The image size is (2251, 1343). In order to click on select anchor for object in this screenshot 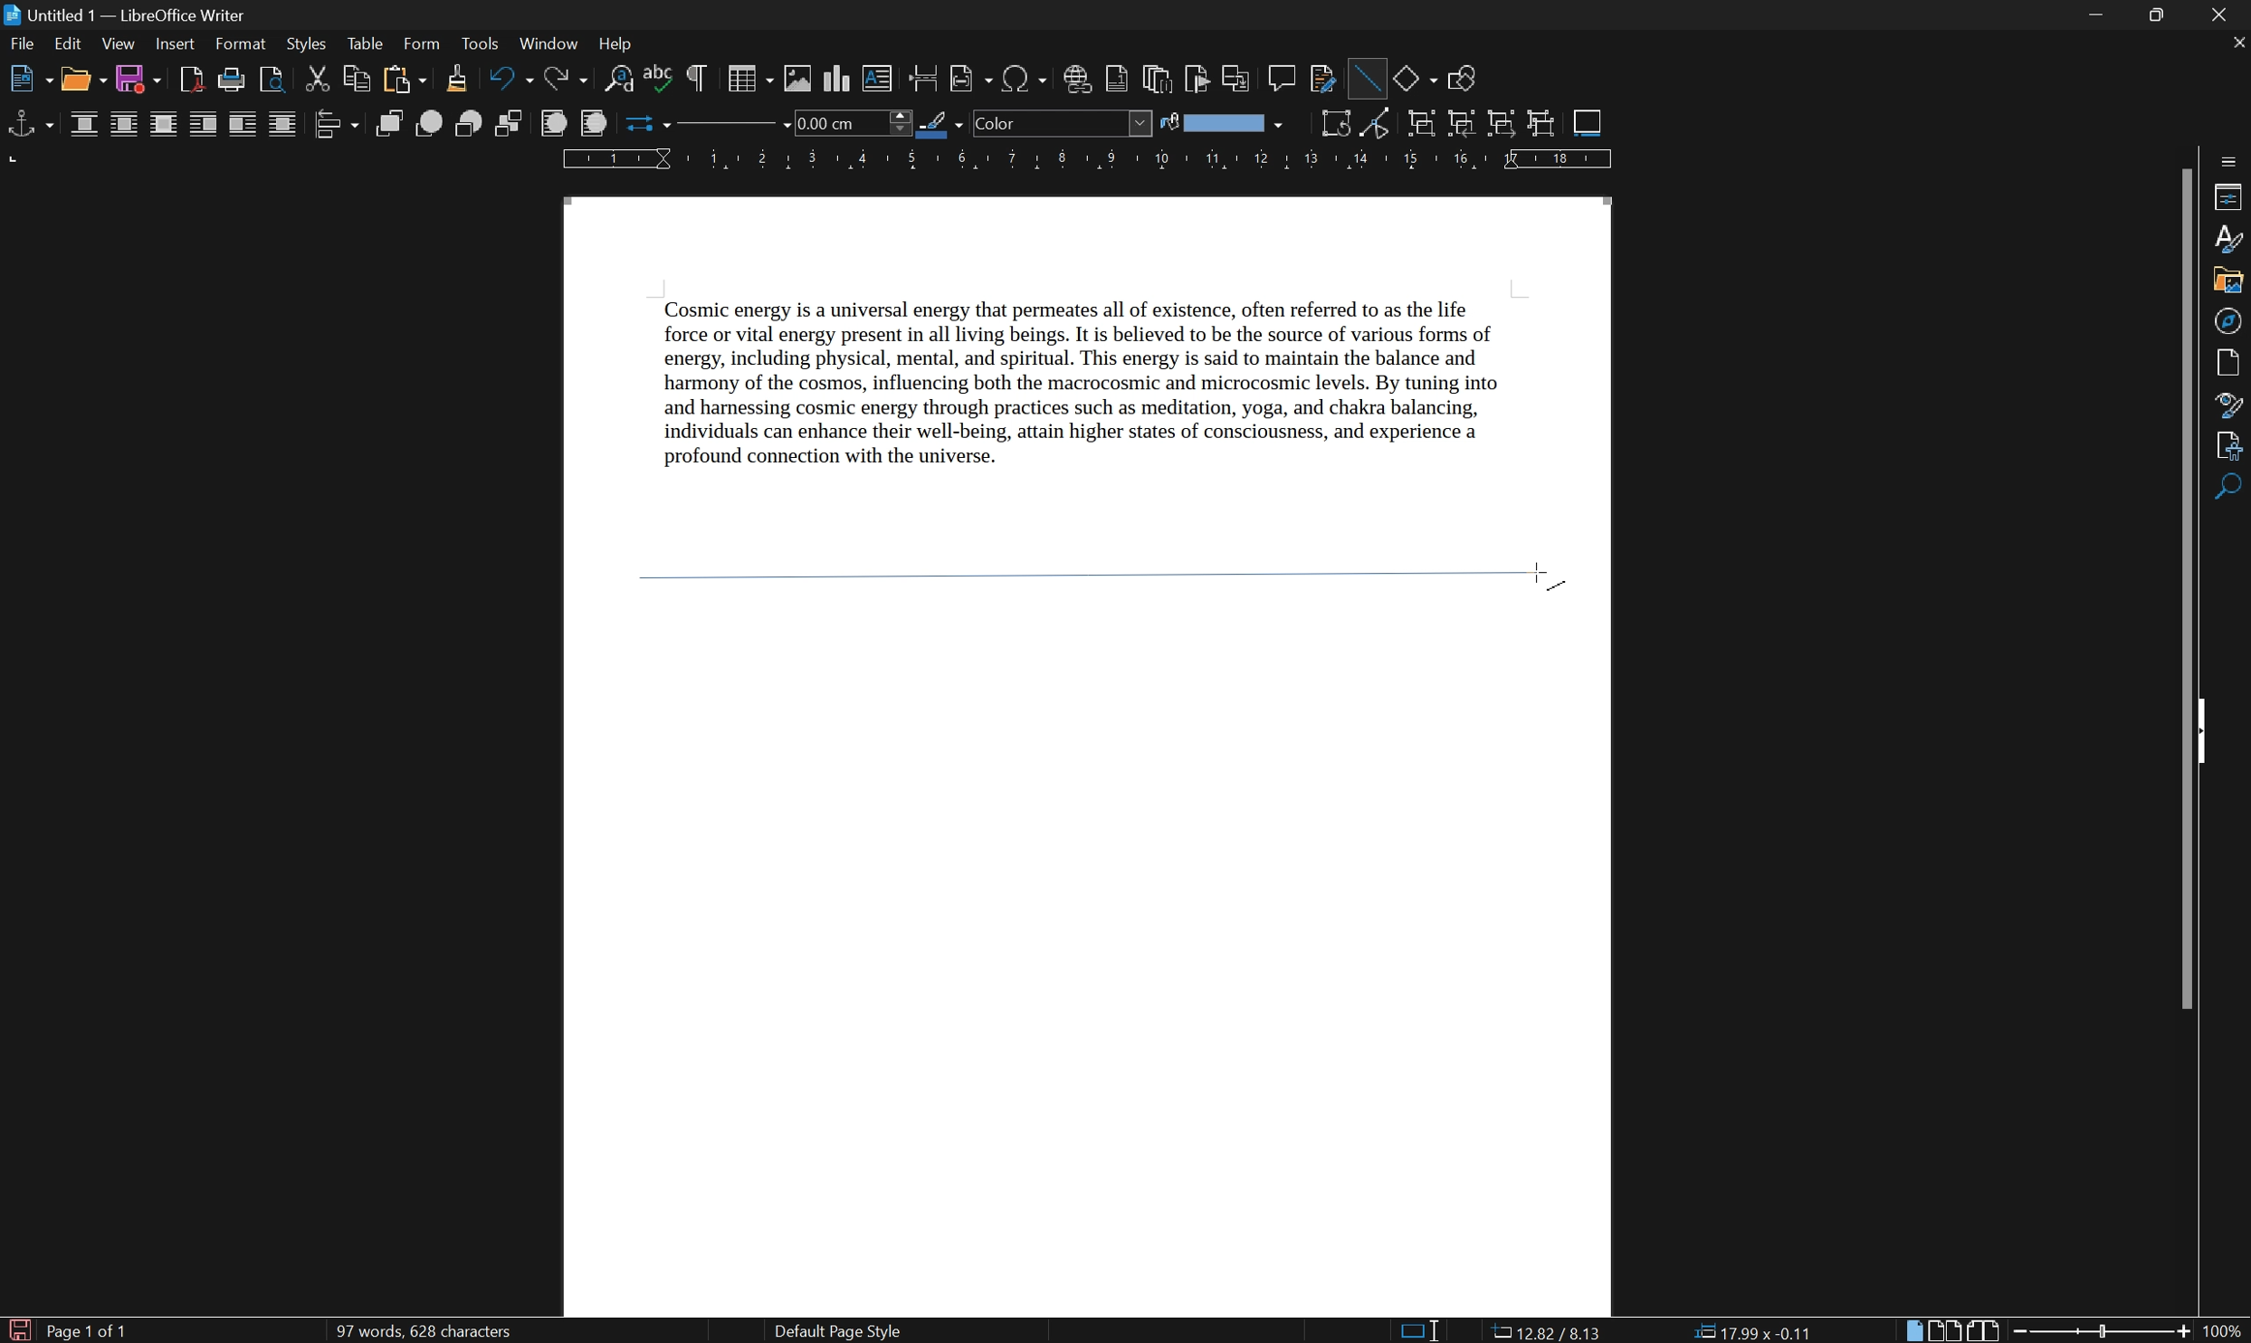, I will do `click(27, 124)`.